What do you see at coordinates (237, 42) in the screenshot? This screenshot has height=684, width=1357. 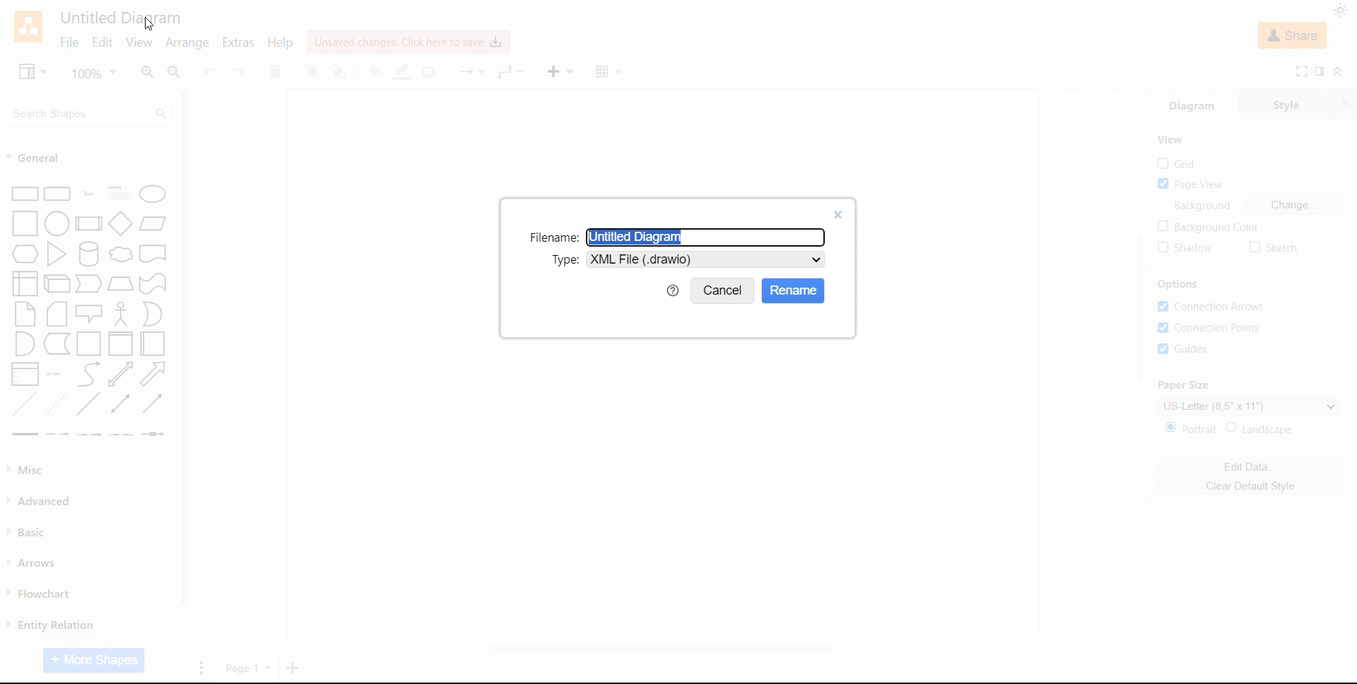 I see `Extras ` at bounding box center [237, 42].